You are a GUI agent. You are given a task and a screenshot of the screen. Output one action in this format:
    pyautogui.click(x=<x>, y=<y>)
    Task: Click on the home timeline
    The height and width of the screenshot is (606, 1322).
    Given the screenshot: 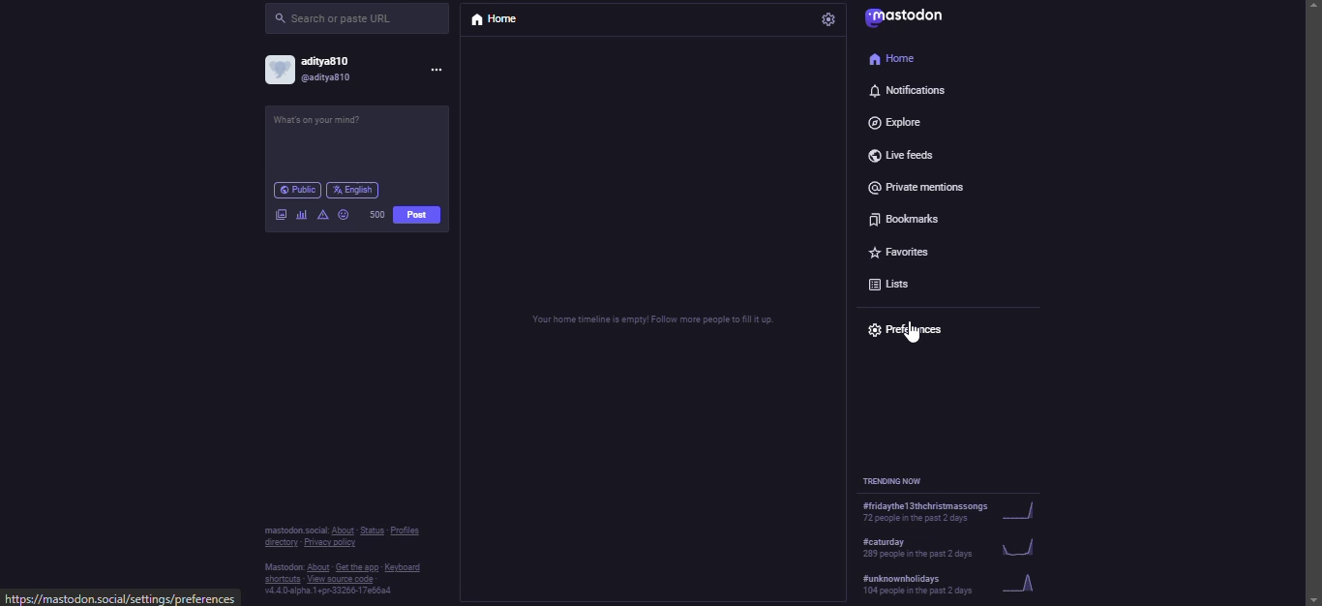 What is the action you would take?
    pyautogui.click(x=651, y=319)
    